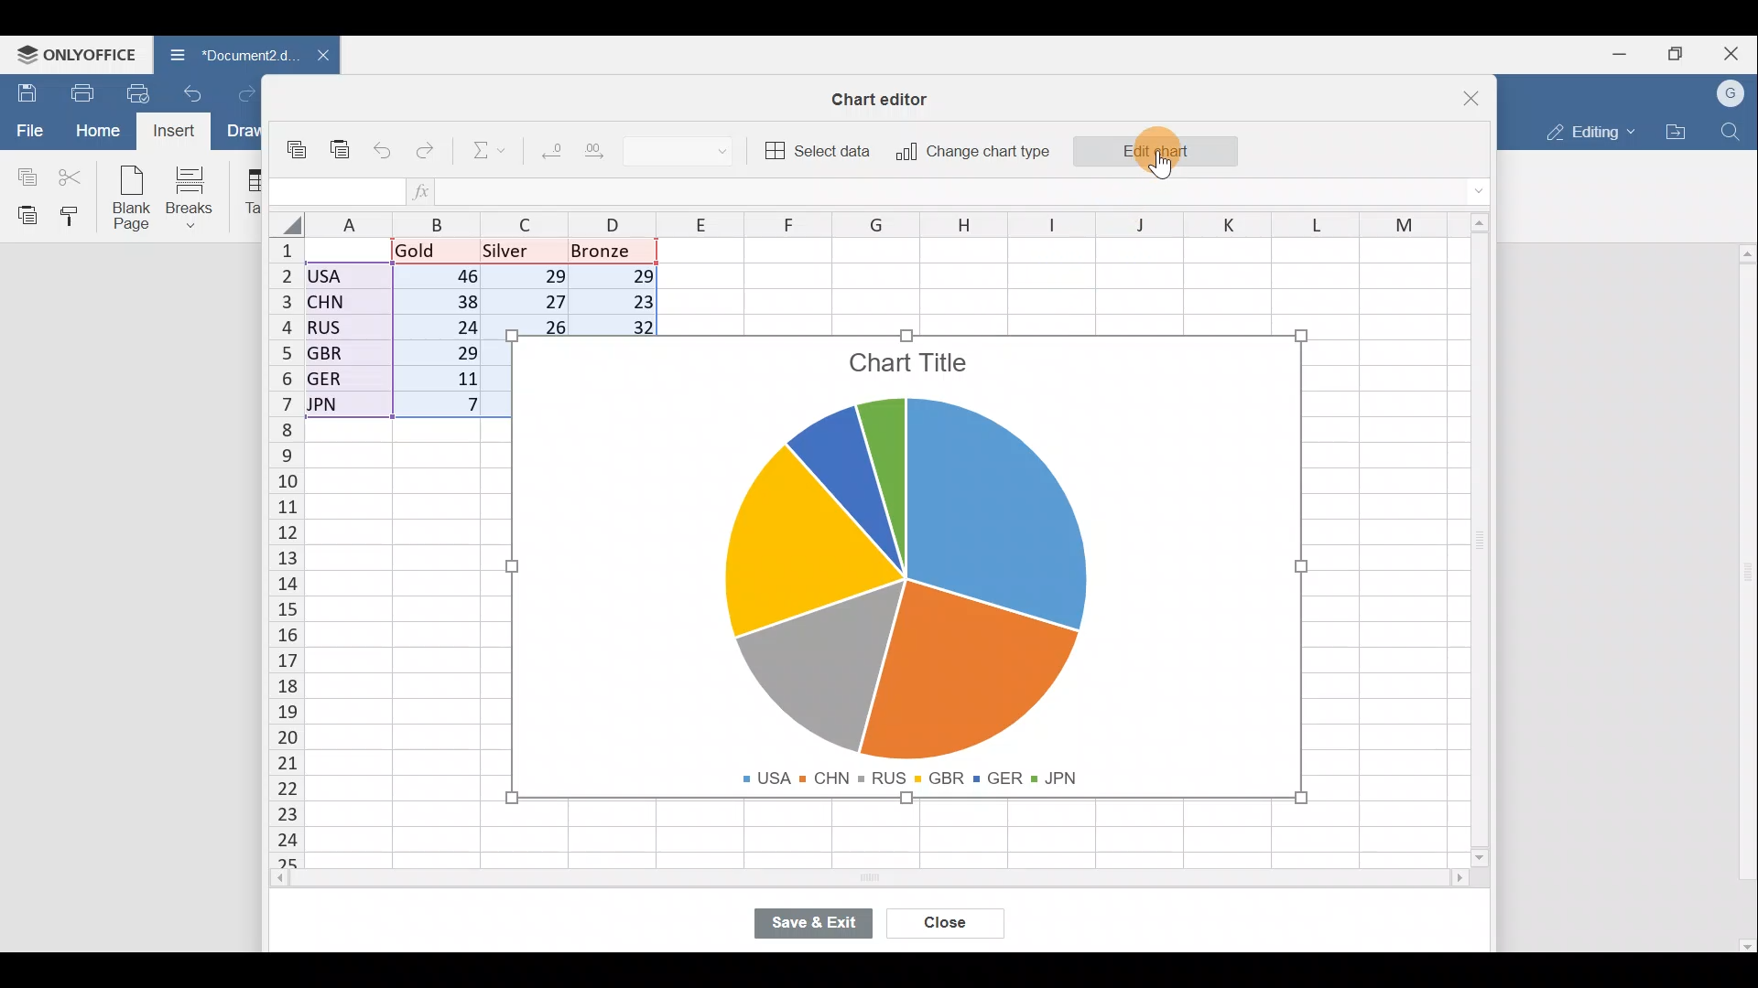 This screenshot has height=988, width=1758. What do you see at coordinates (73, 54) in the screenshot?
I see `ONLYOFFICE Menu` at bounding box center [73, 54].